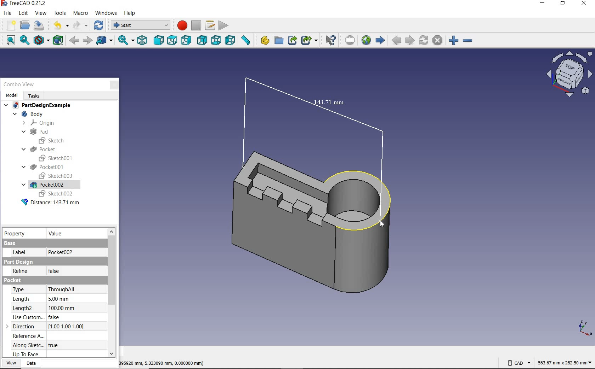  What do you see at coordinates (23, 14) in the screenshot?
I see `edit` at bounding box center [23, 14].